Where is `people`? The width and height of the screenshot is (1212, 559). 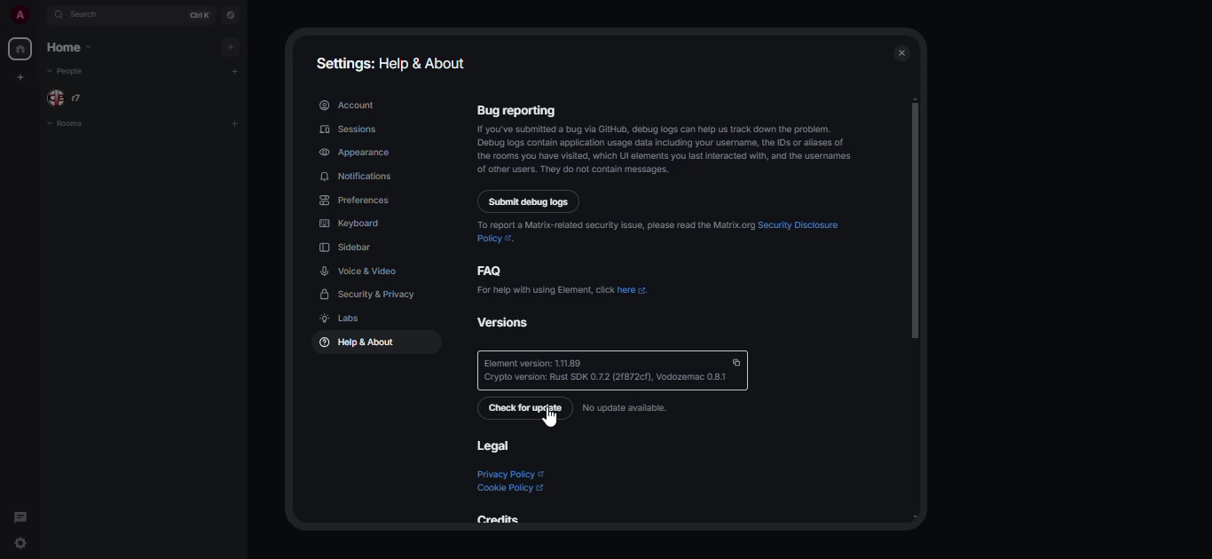
people is located at coordinates (67, 71).